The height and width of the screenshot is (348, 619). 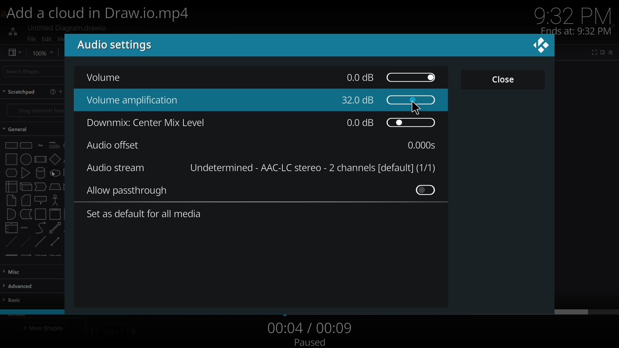 I want to click on Volume 0.0dB, so click(x=265, y=78).